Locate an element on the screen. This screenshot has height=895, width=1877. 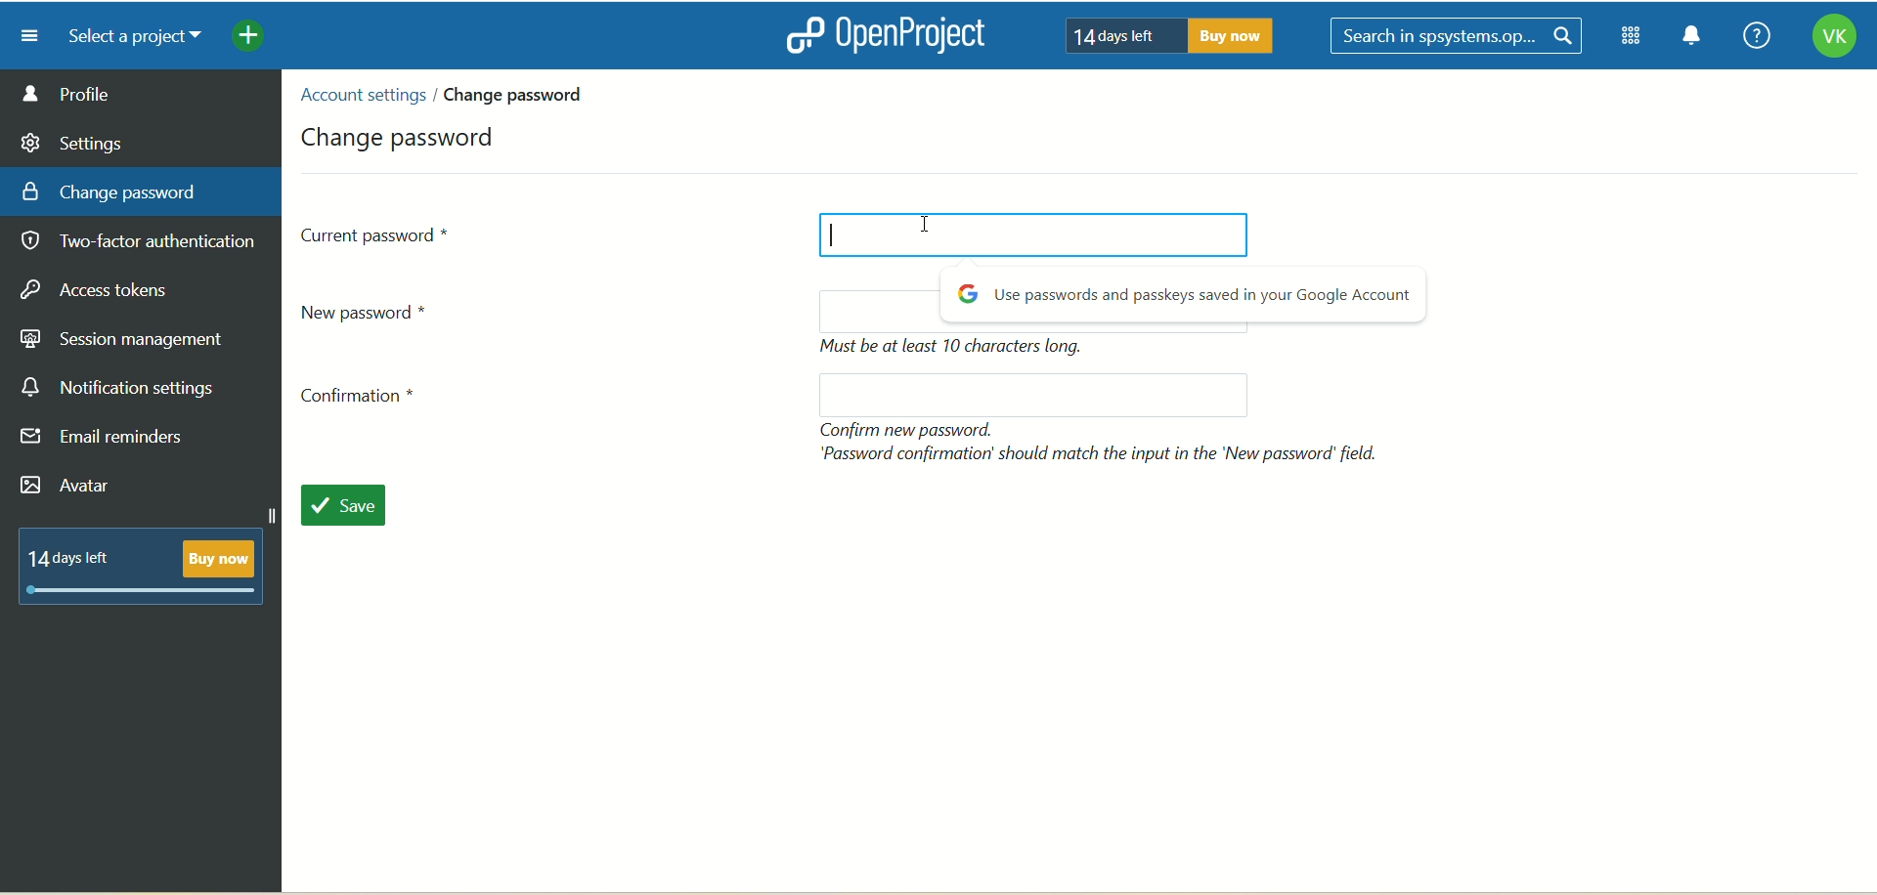
text is located at coordinates (959, 348).